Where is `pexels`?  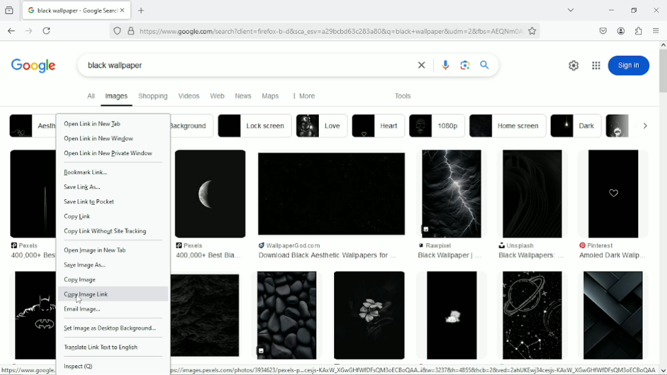 pexels is located at coordinates (193, 245).